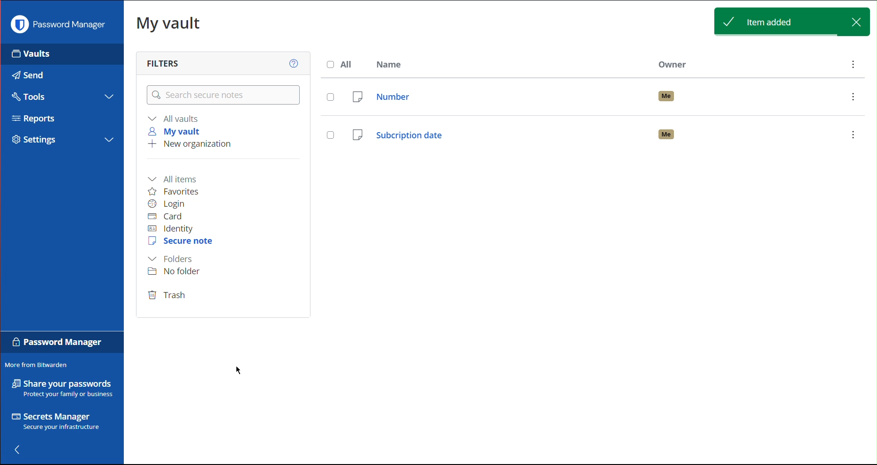 The image size is (877, 465). What do you see at coordinates (167, 296) in the screenshot?
I see `Trash` at bounding box center [167, 296].